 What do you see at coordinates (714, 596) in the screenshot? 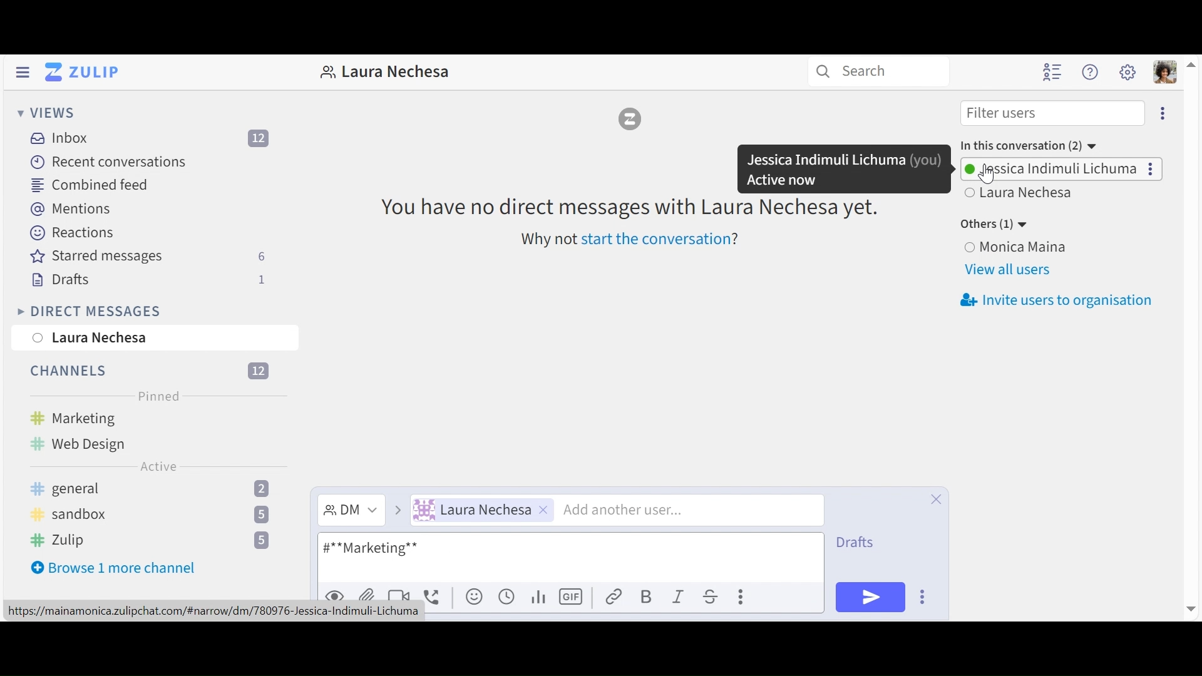
I see `Strikethrough` at bounding box center [714, 596].